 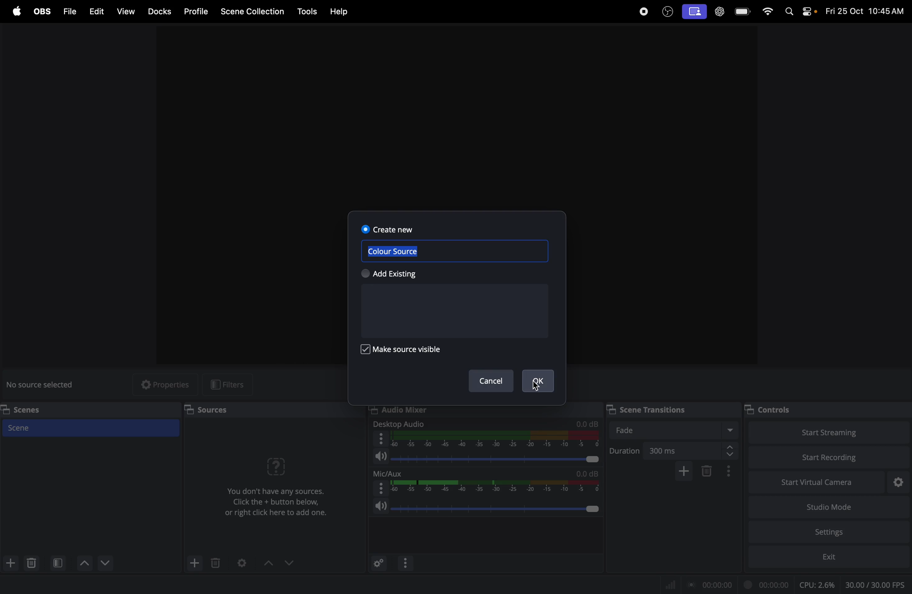 I want to click on Scene collection, so click(x=254, y=11).